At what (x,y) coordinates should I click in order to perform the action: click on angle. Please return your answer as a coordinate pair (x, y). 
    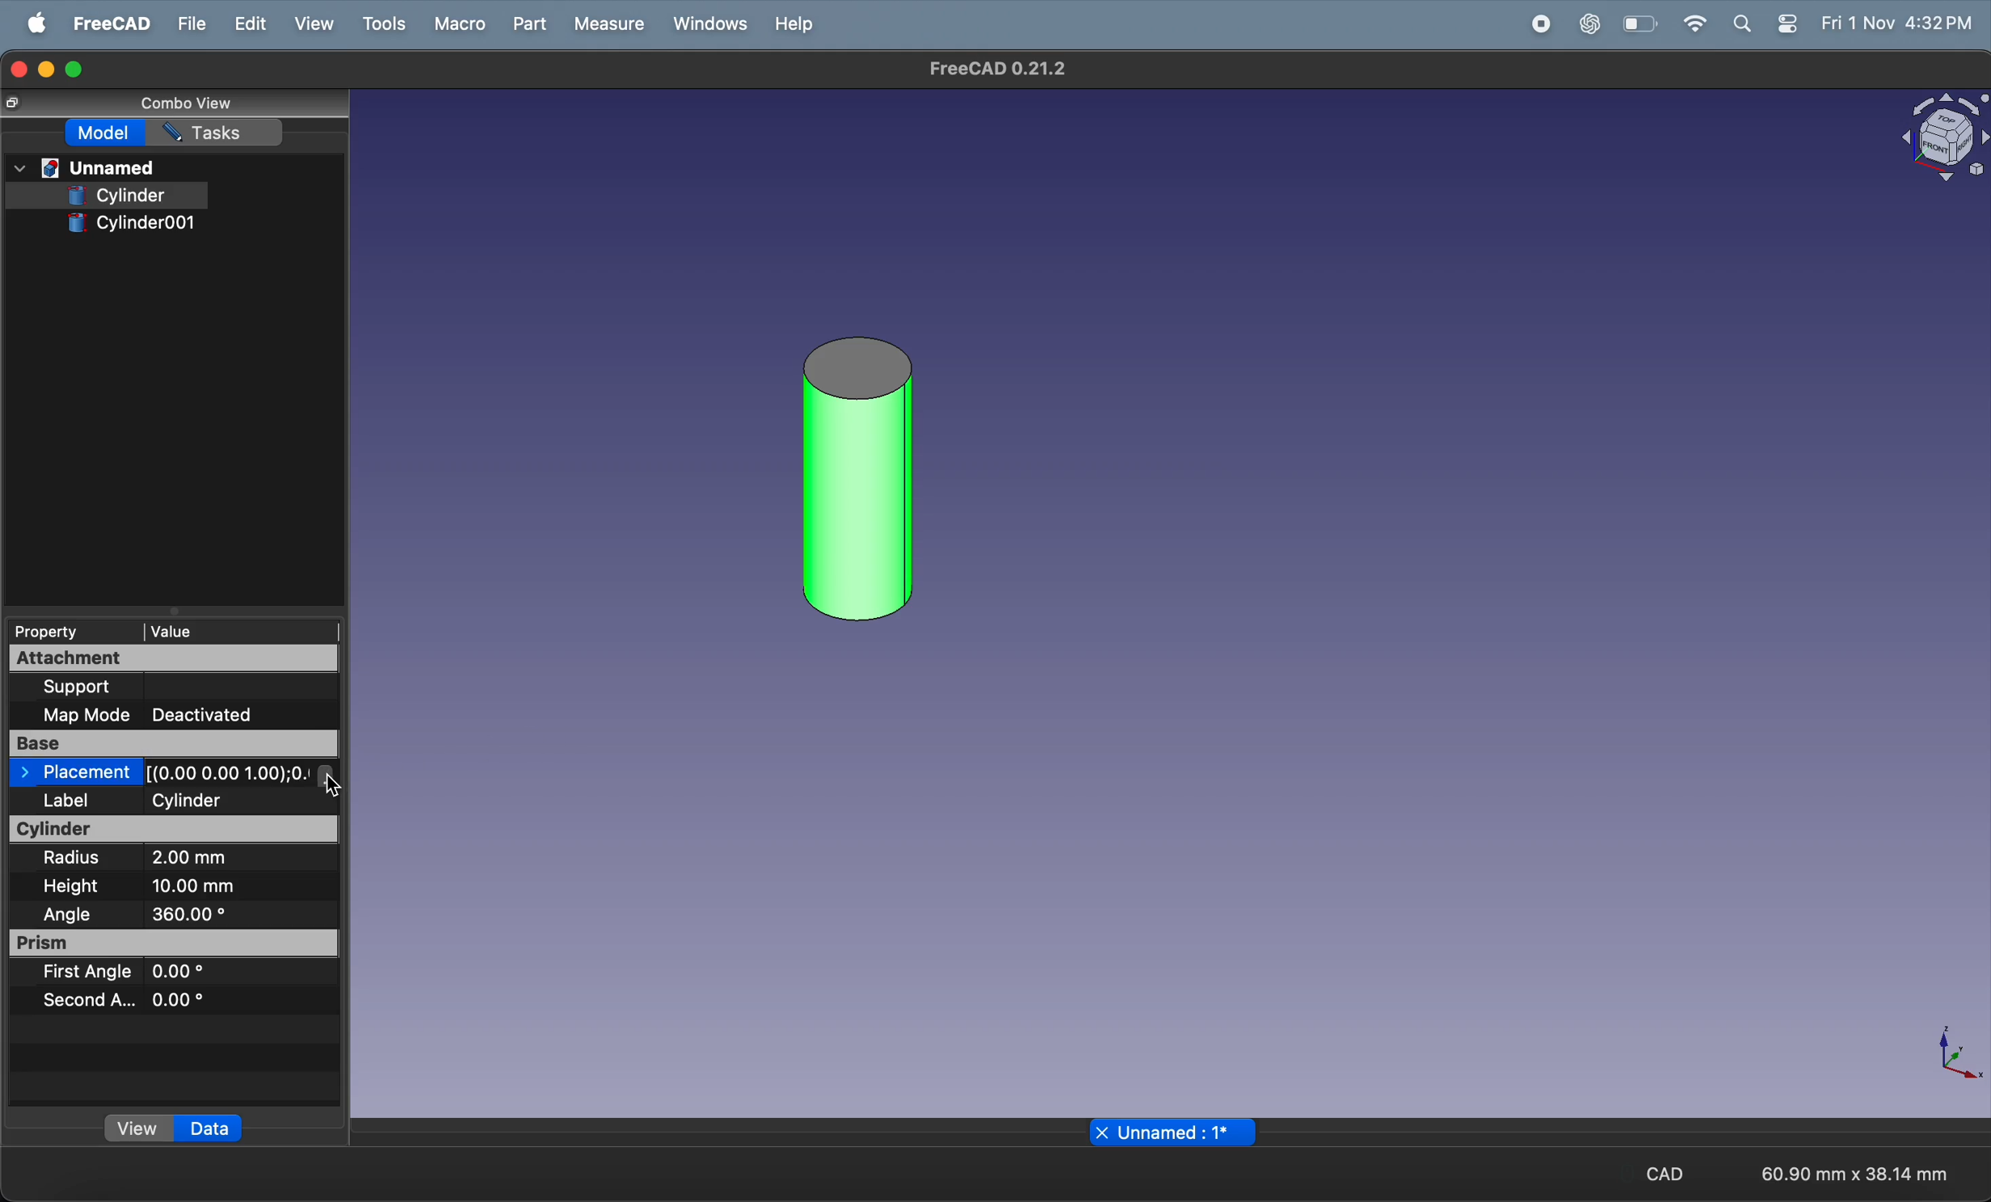
    Looking at the image, I should click on (66, 914).